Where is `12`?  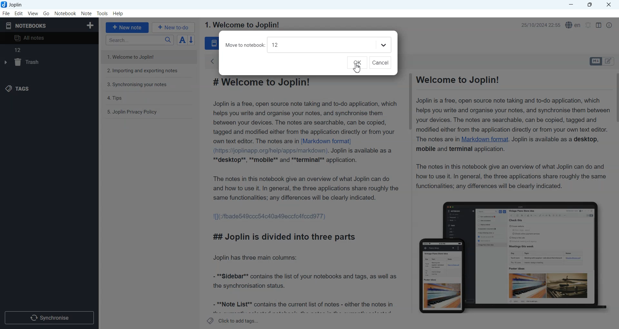
12 is located at coordinates (17, 51).